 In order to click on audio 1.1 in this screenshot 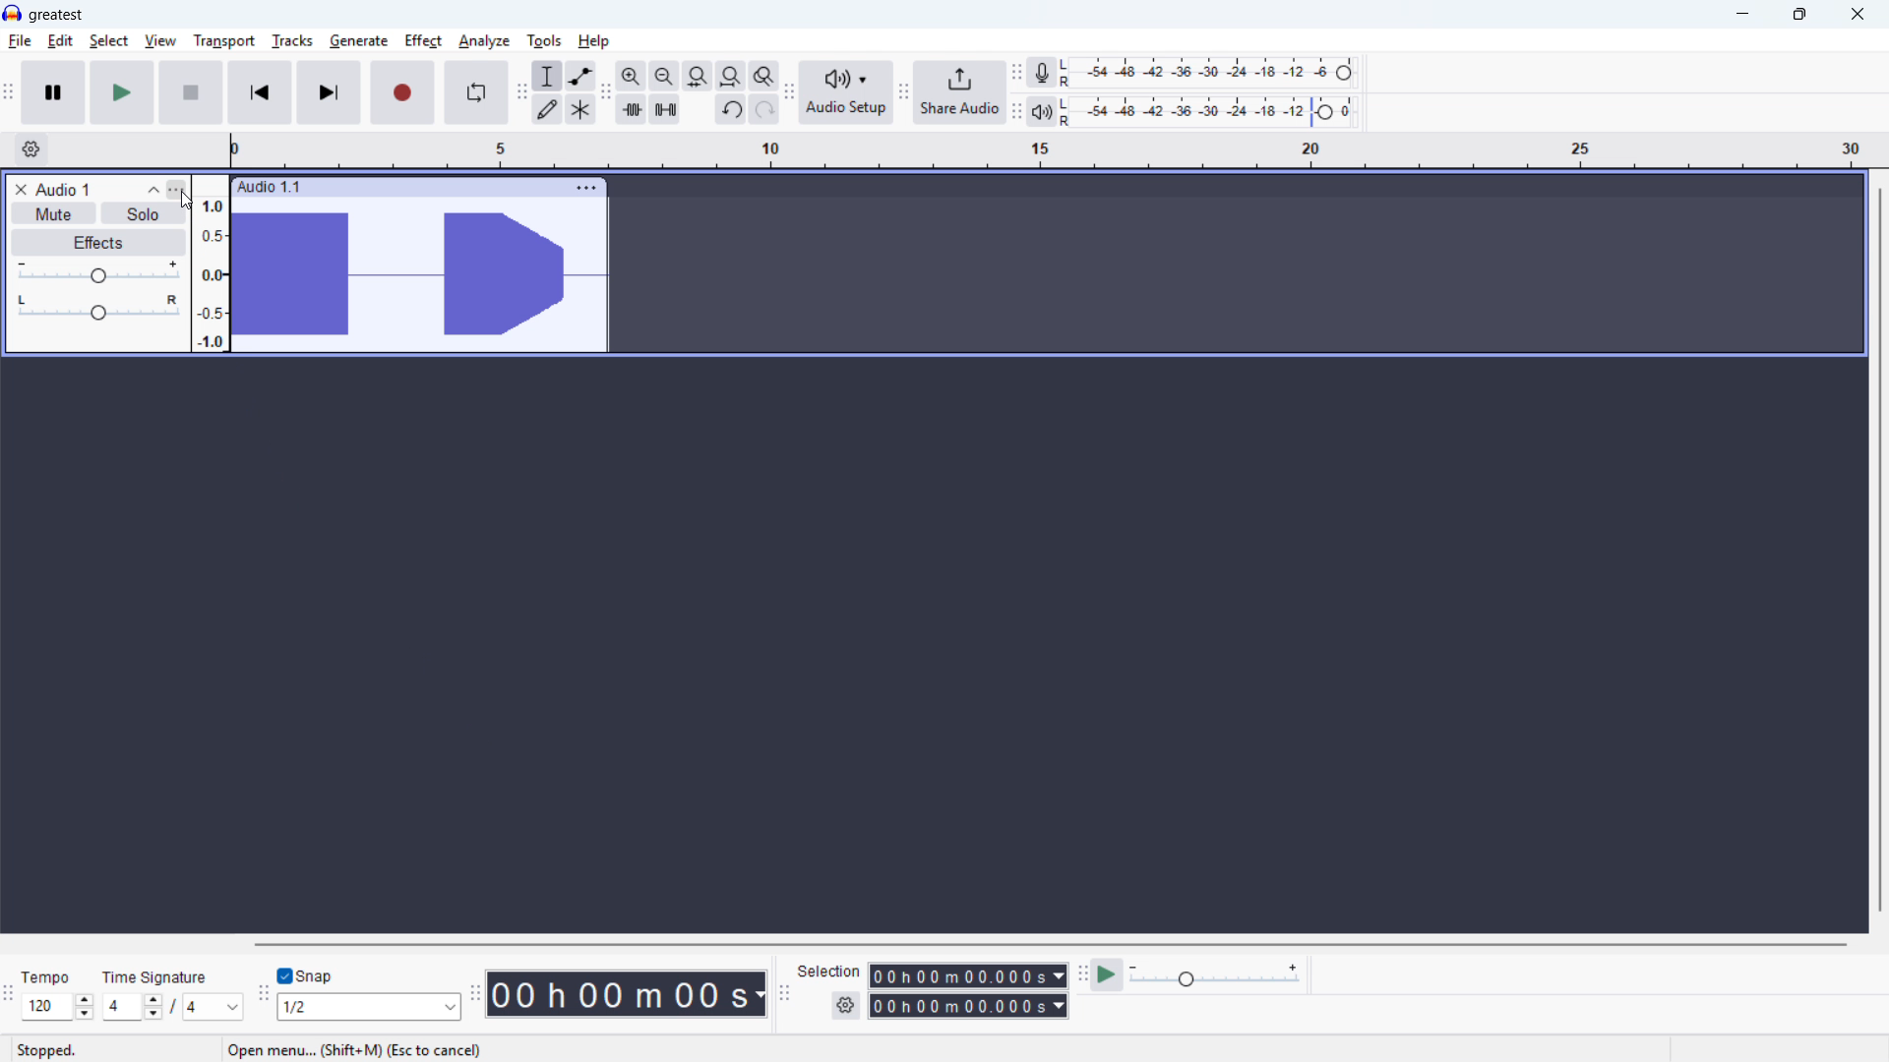, I will do `click(268, 187)`.